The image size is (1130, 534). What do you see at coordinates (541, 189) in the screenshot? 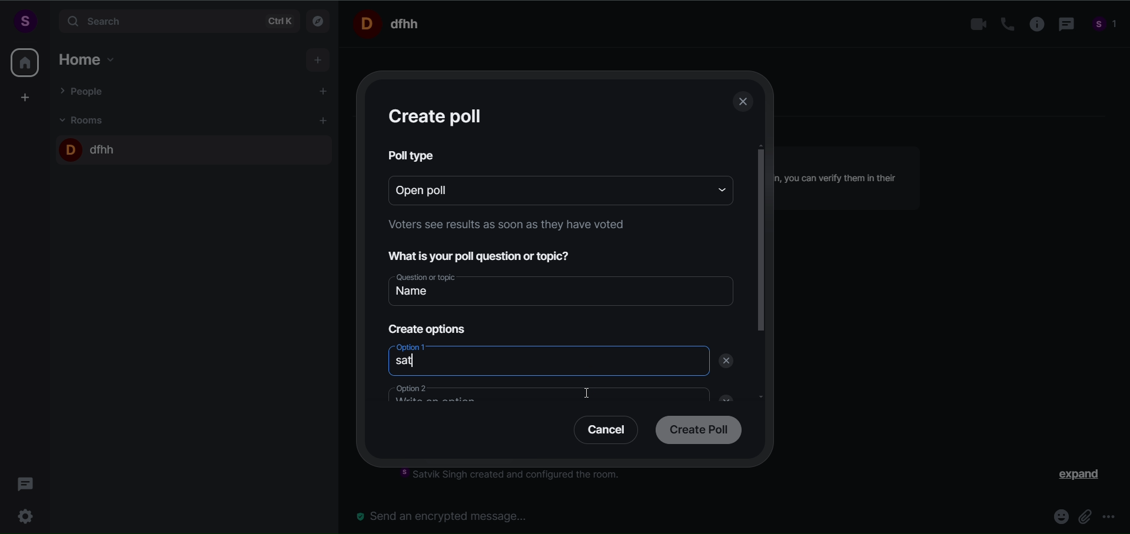
I see `open poll` at bounding box center [541, 189].